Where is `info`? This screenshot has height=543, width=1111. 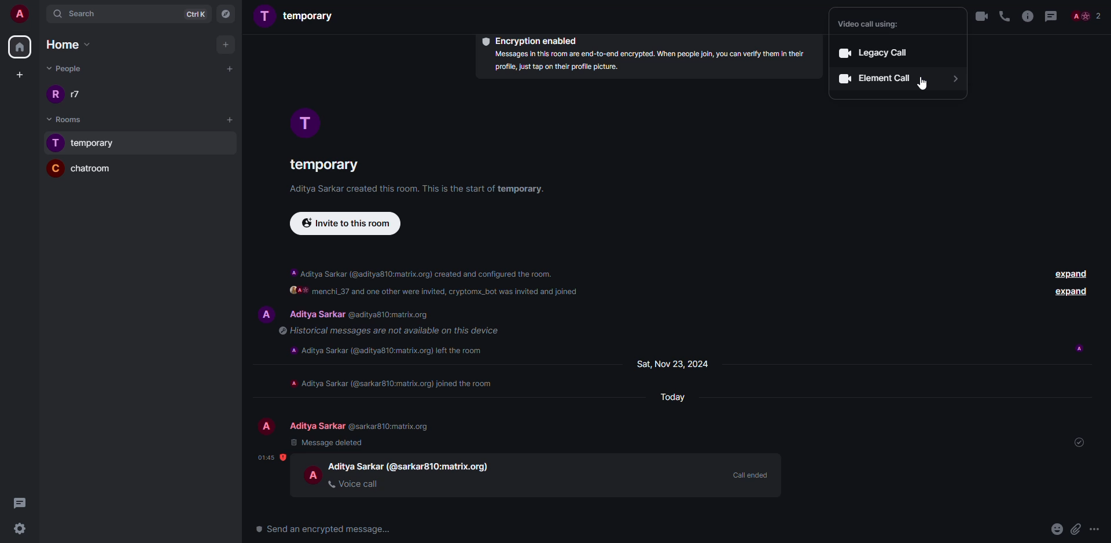 info is located at coordinates (647, 62).